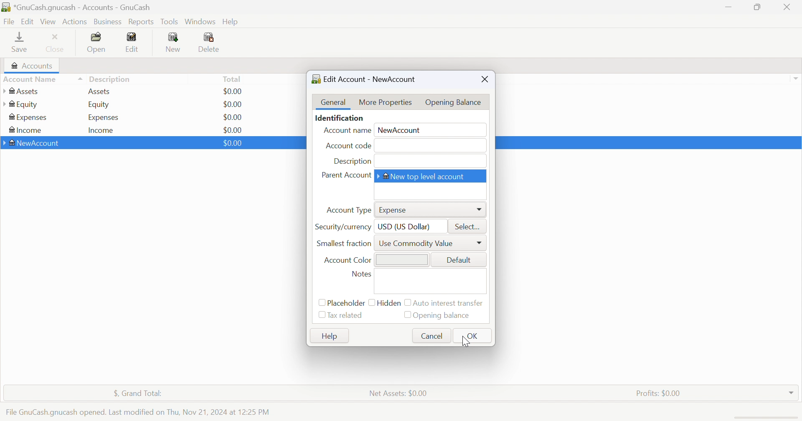  What do you see at coordinates (407, 303) in the screenshot?
I see `checkbox` at bounding box center [407, 303].